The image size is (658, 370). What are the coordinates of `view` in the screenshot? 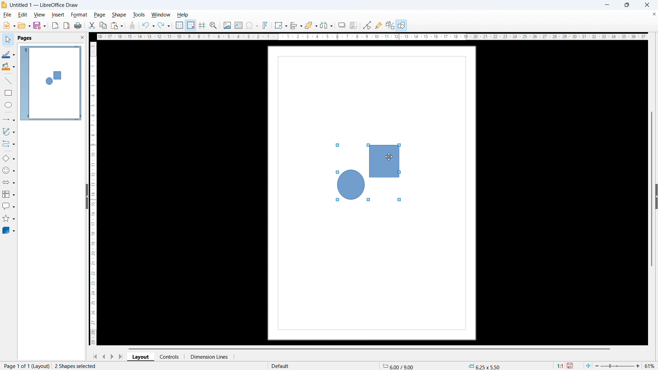 It's located at (39, 15).